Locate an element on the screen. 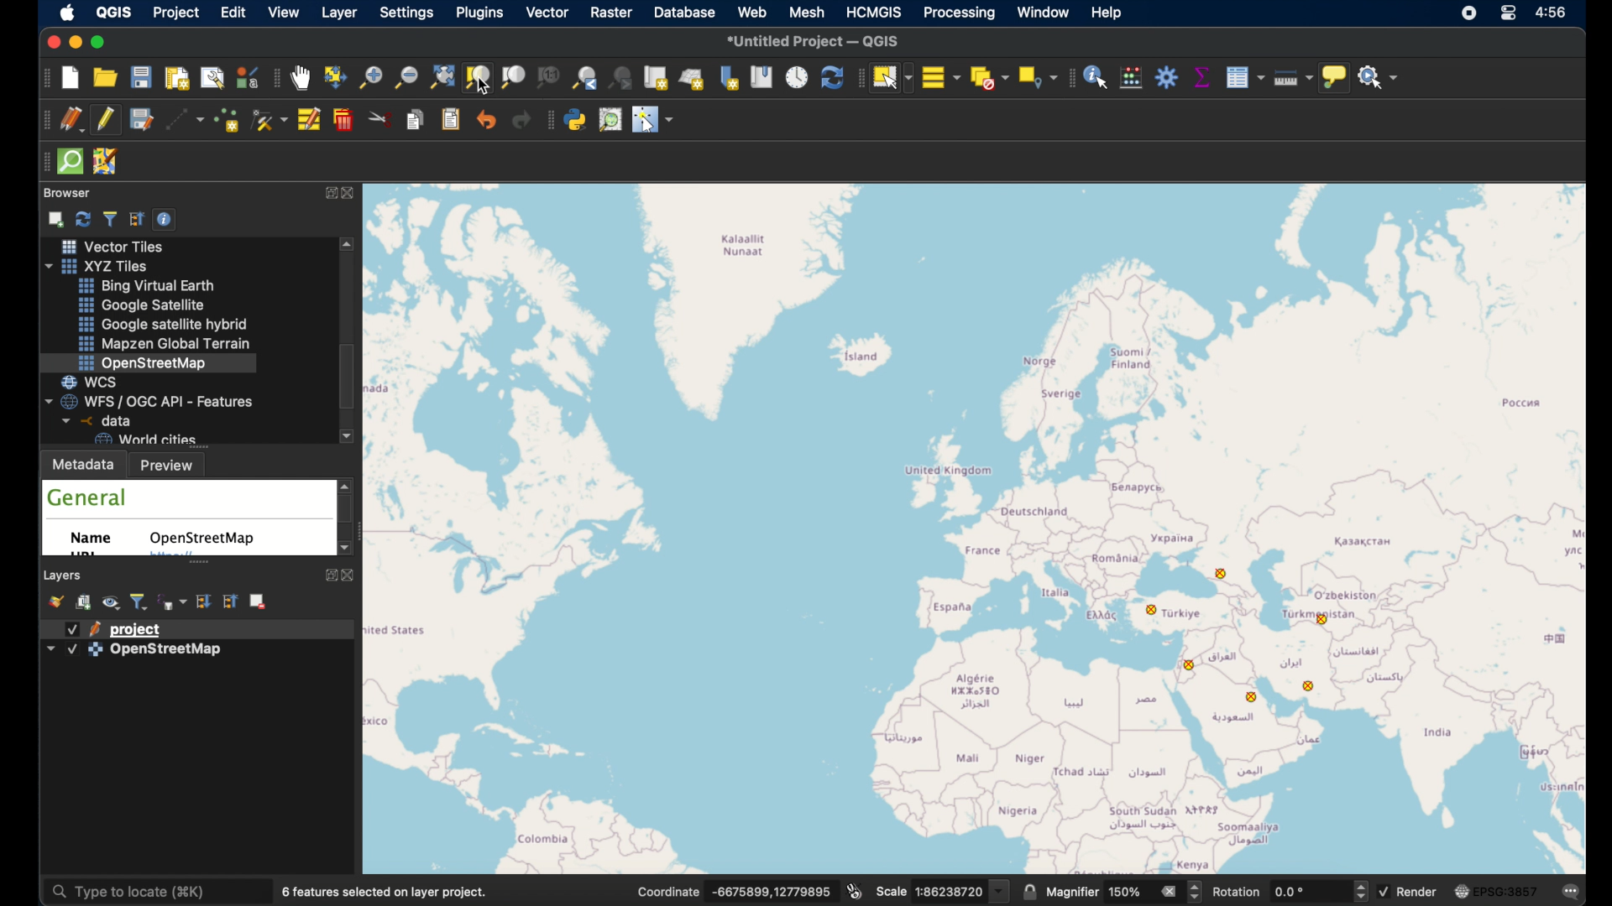  render is located at coordinates (1419, 891).